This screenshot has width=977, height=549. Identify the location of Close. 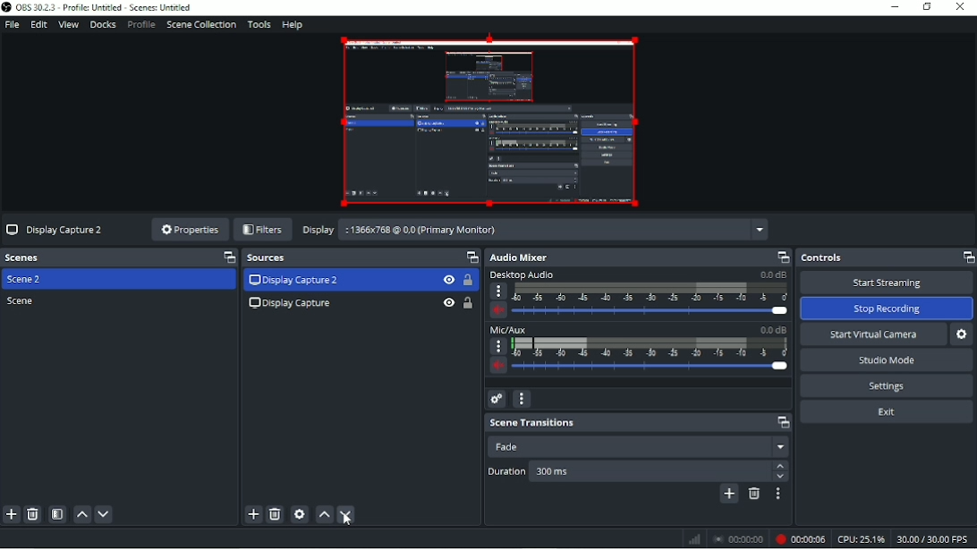
(960, 8).